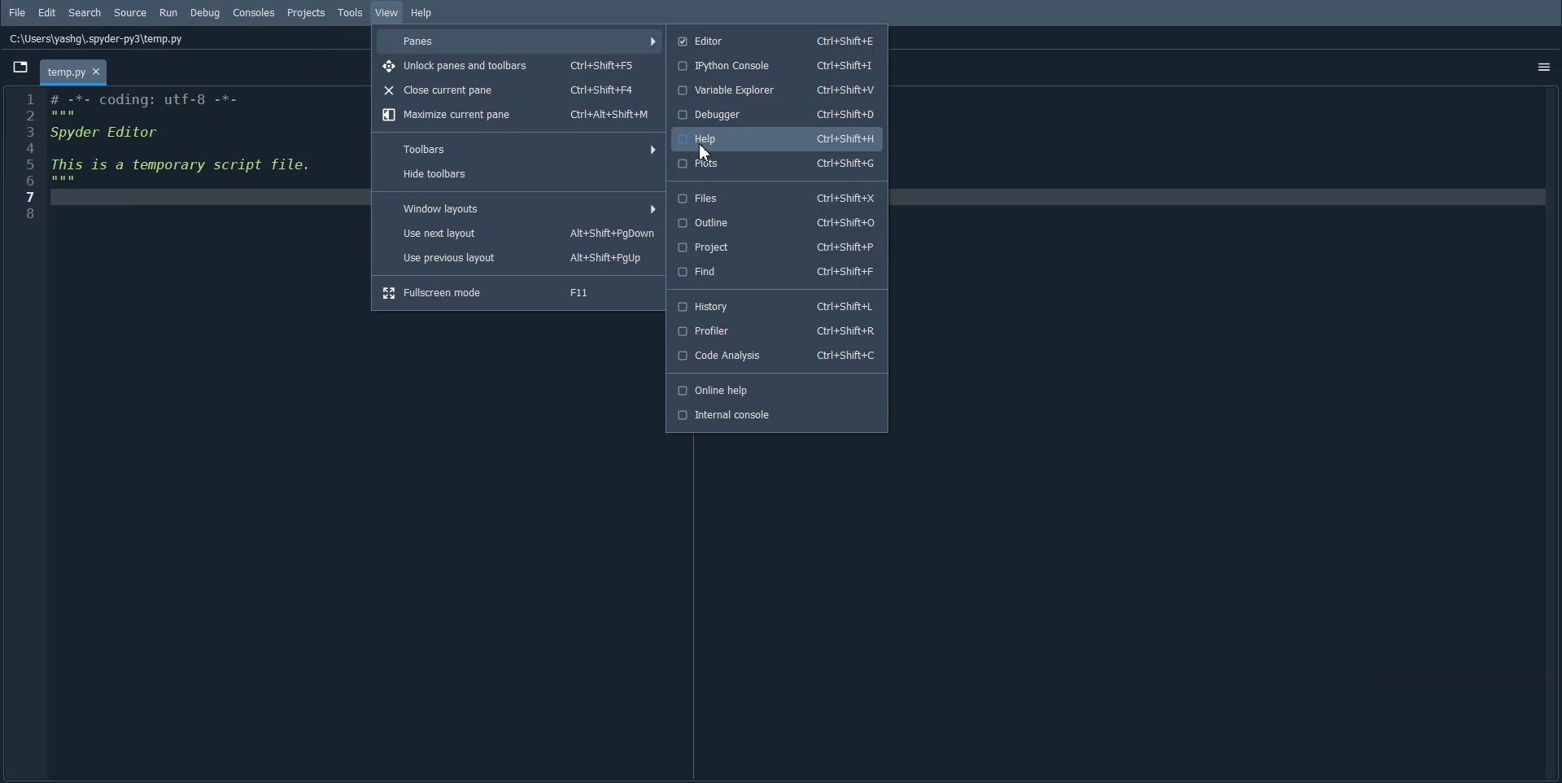 Image resolution: width=1562 pixels, height=783 pixels. I want to click on Plot, so click(777, 164).